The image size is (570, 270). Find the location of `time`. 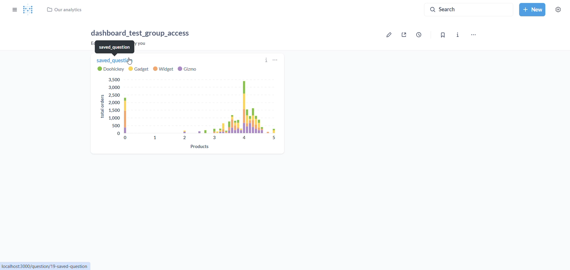

time is located at coordinates (417, 36).